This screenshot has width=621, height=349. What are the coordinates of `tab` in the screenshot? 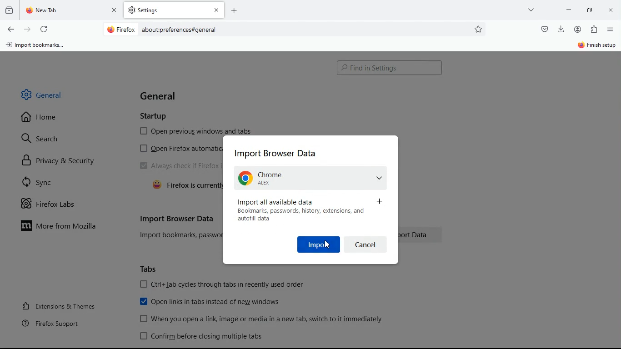 It's located at (73, 10).